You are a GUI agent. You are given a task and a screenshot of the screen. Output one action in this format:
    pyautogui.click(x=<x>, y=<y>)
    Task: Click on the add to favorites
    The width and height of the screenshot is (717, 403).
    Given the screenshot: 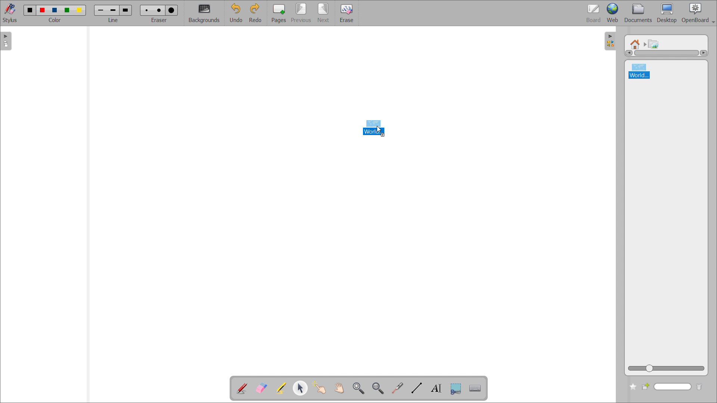 What is the action you would take?
    pyautogui.click(x=633, y=387)
    